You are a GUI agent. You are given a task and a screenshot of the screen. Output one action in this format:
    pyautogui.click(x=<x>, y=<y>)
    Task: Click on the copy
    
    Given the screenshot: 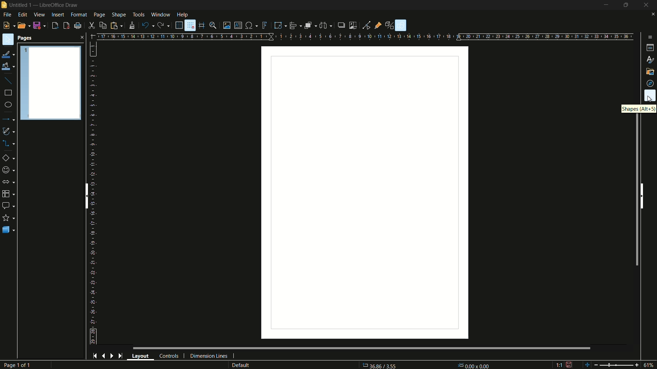 What is the action you would take?
    pyautogui.click(x=103, y=26)
    